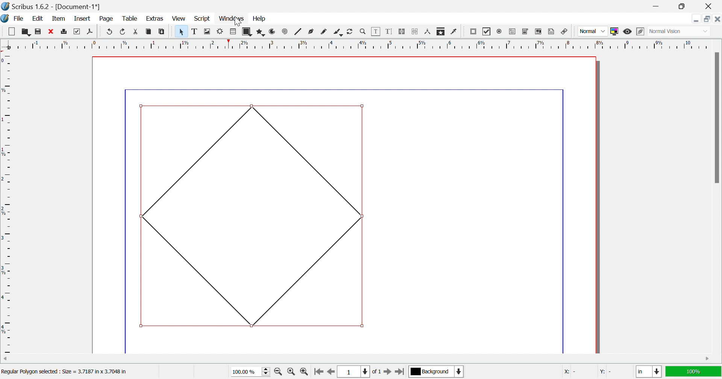 Image resolution: width=722 pixels, height=379 pixels. Describe the element at coordinates (570, 373) in the screenshot. I see `x: -` at that location.